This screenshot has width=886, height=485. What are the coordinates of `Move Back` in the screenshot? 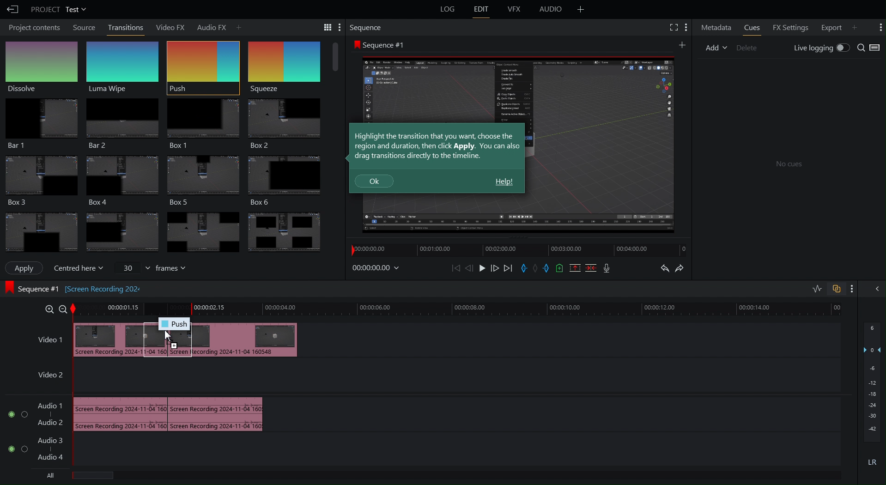 It's located at (470, 268).